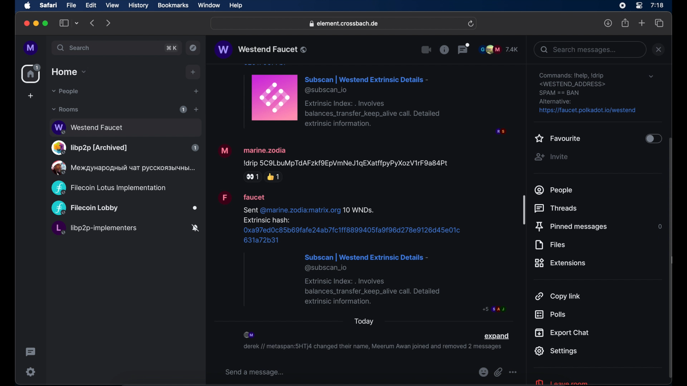  Describe the element at coordinates (642, 23) in the screenshot. I see `new tab` at that location.